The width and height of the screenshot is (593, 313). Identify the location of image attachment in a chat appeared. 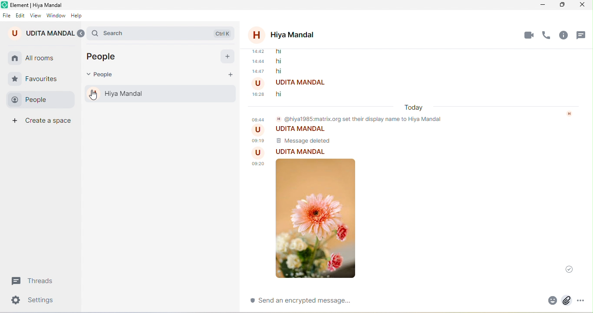
(335, 222).